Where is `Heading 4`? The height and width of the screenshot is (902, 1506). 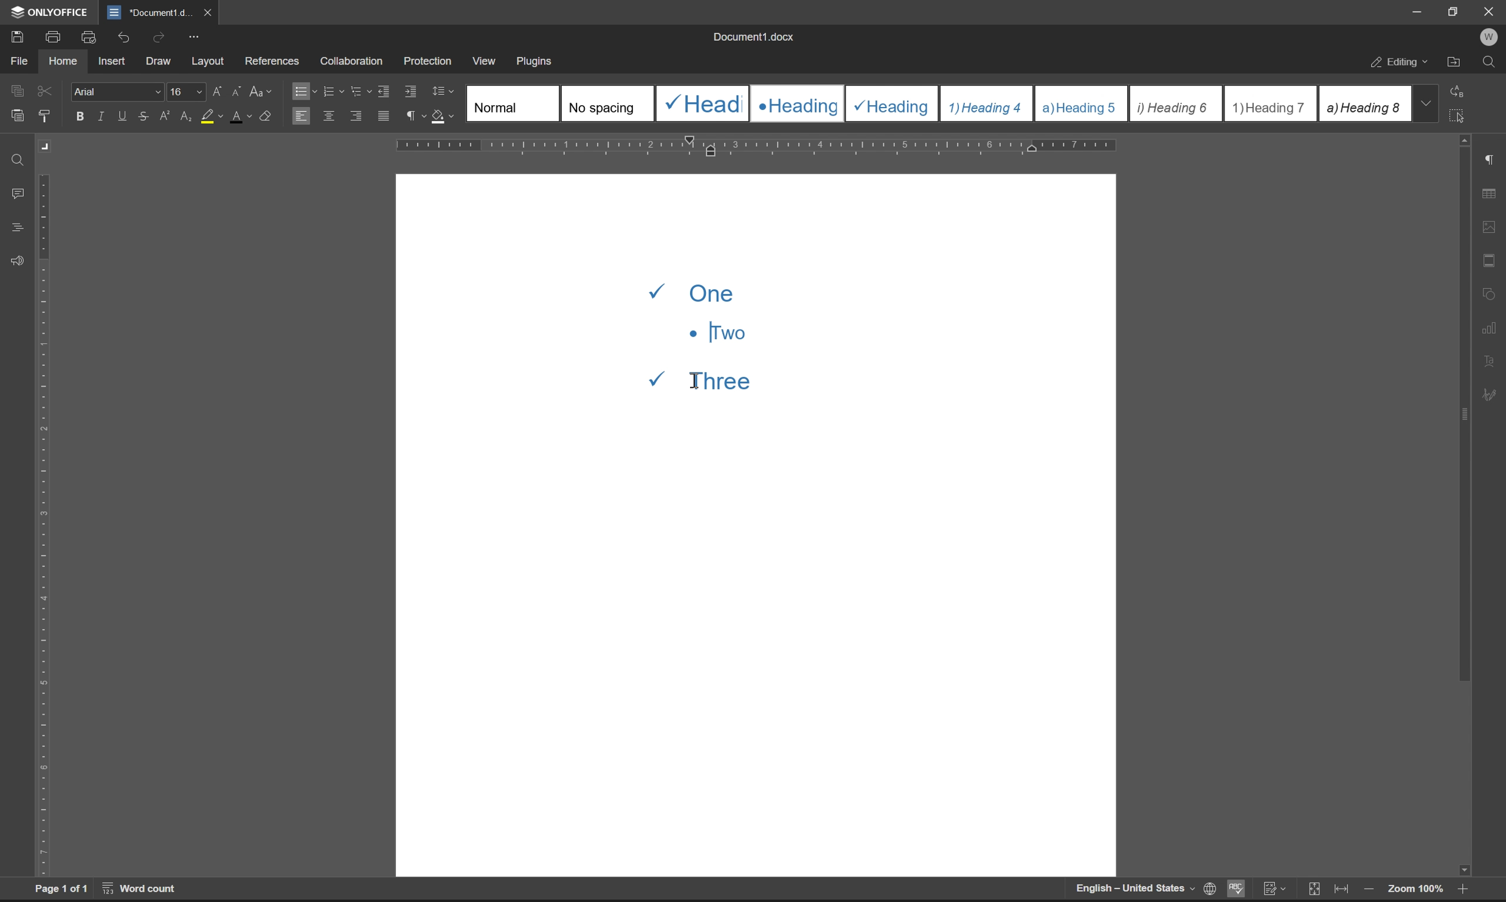 Heading 4 is located at coordinates (987, 104).